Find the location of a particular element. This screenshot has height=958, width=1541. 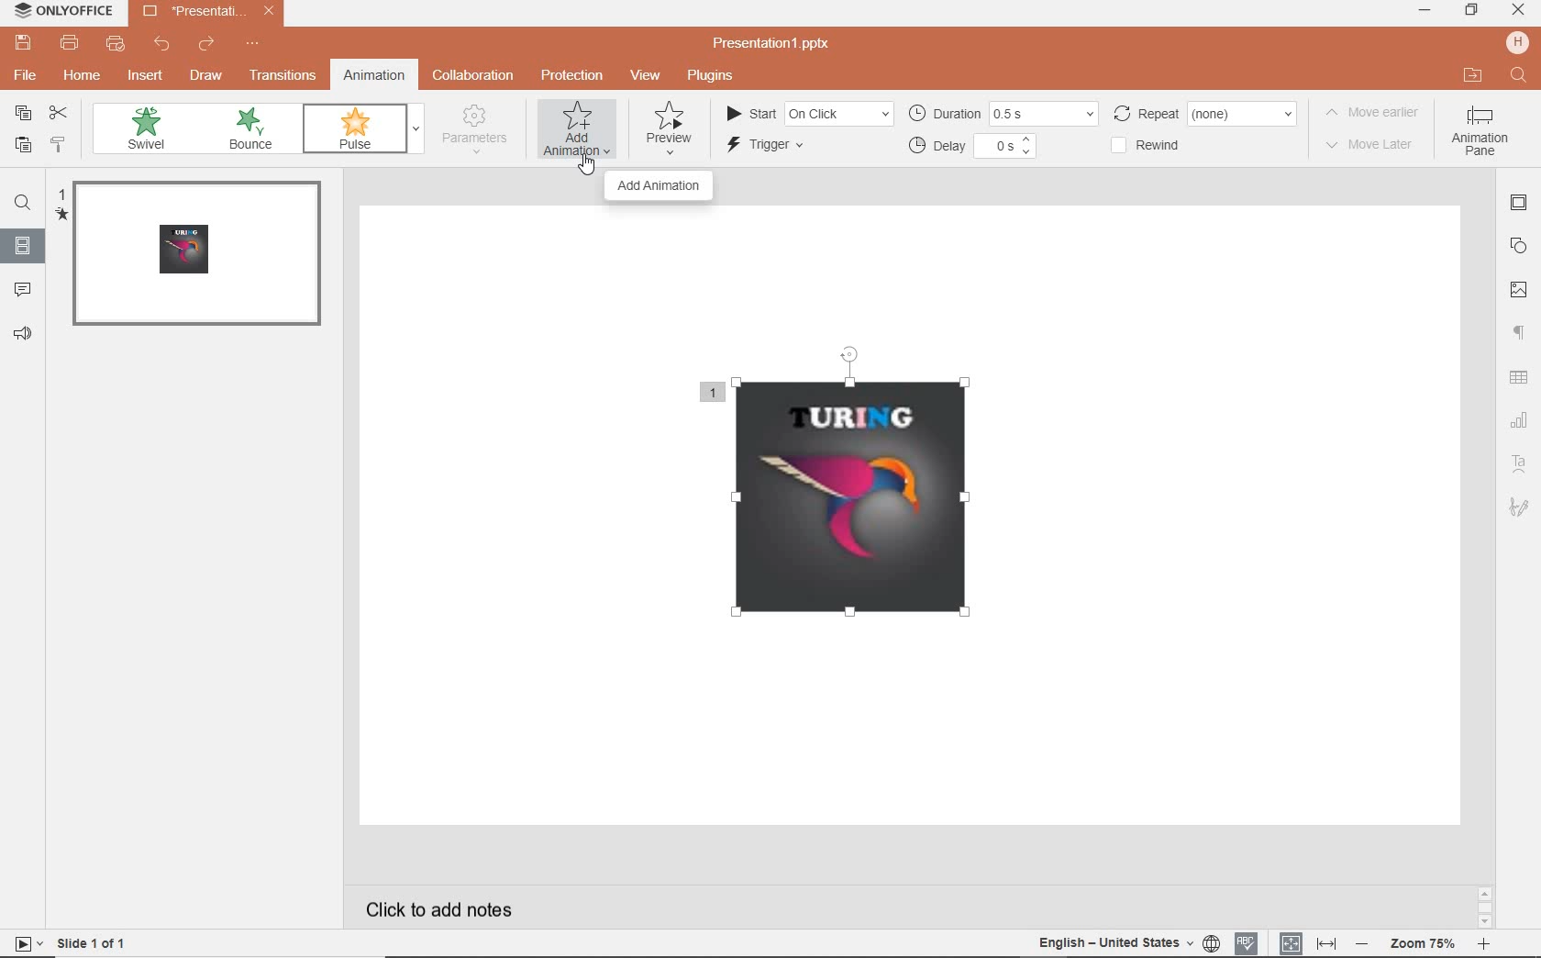

animation pane is located at coordinates (1488, 134).